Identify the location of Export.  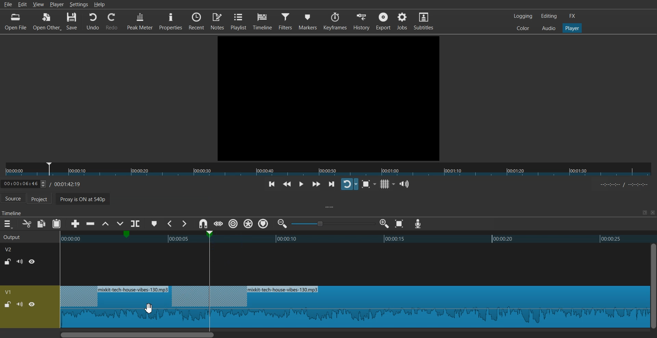
(383, 21).